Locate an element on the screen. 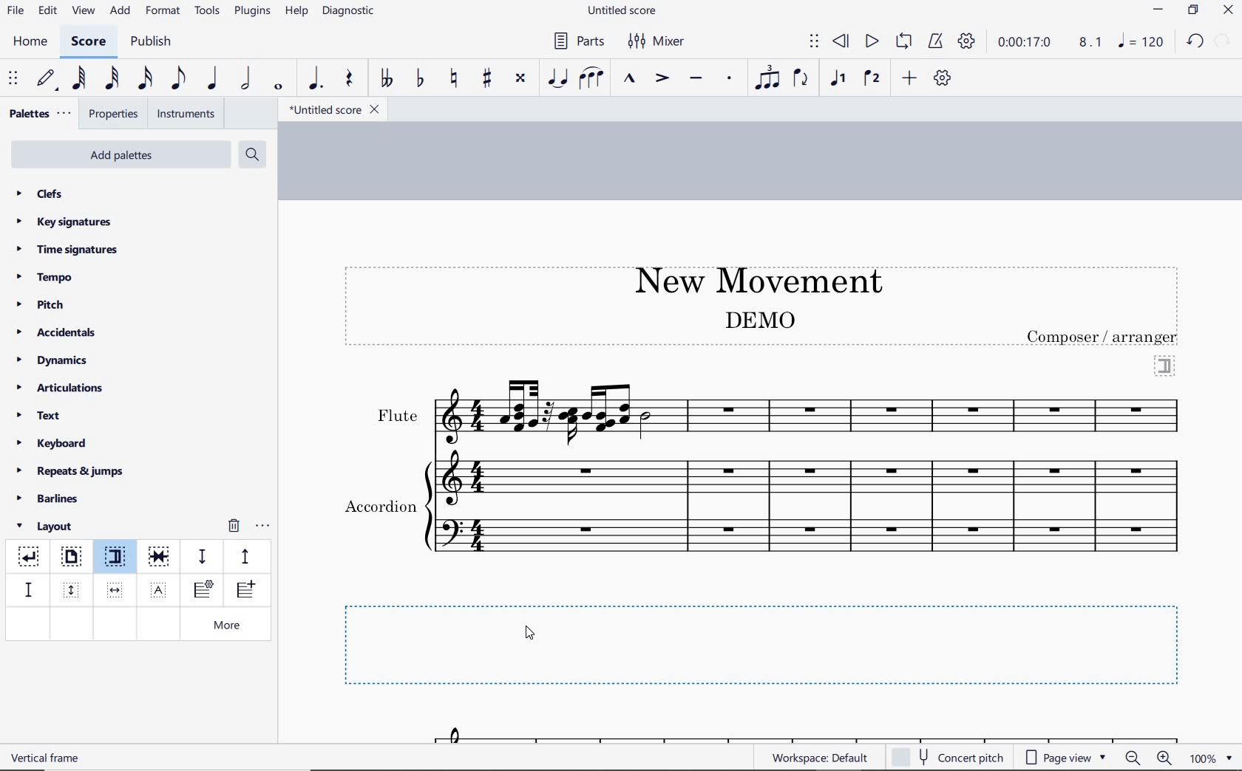  add  is located at coordinates (122, 11).